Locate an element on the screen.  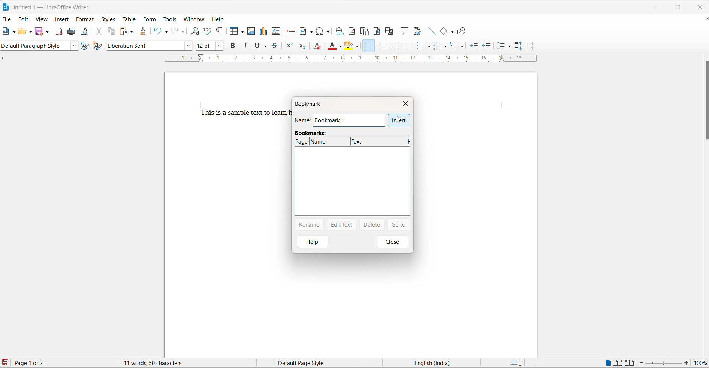
spellings is located at coordinates (207, 30).